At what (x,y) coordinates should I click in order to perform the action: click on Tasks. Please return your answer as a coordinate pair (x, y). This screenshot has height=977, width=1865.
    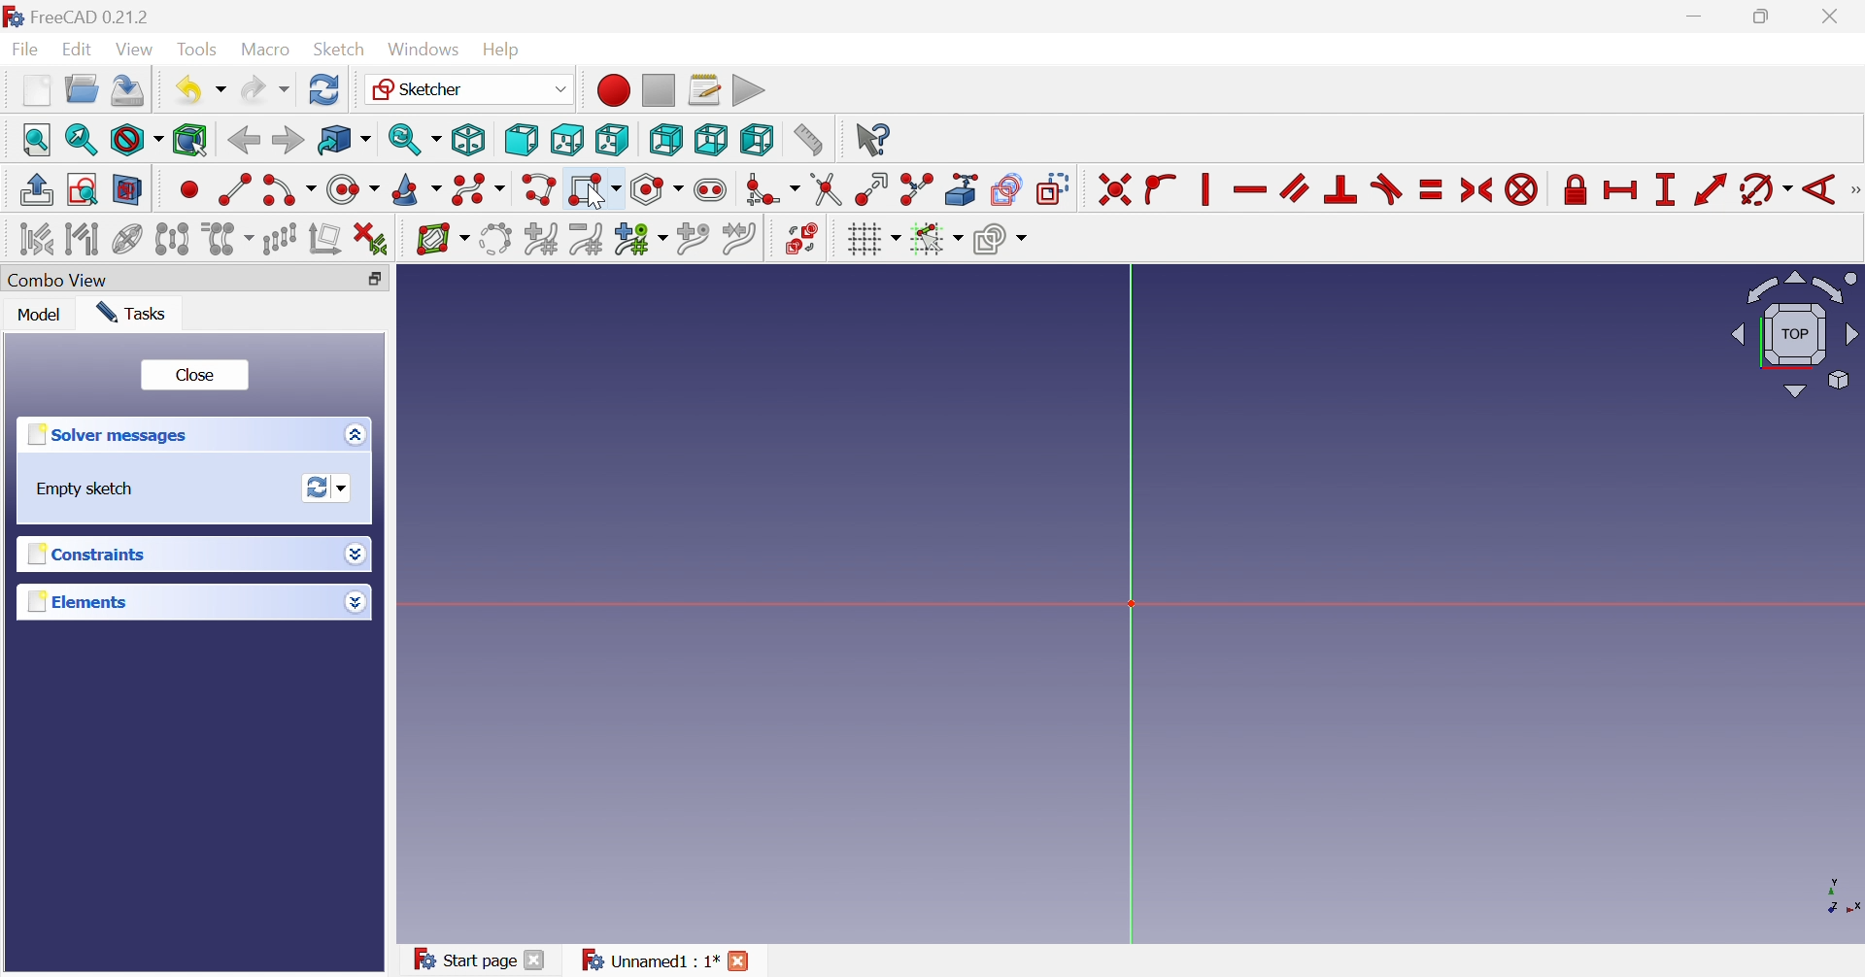
    Looking at the image, I should click on (133, 314).